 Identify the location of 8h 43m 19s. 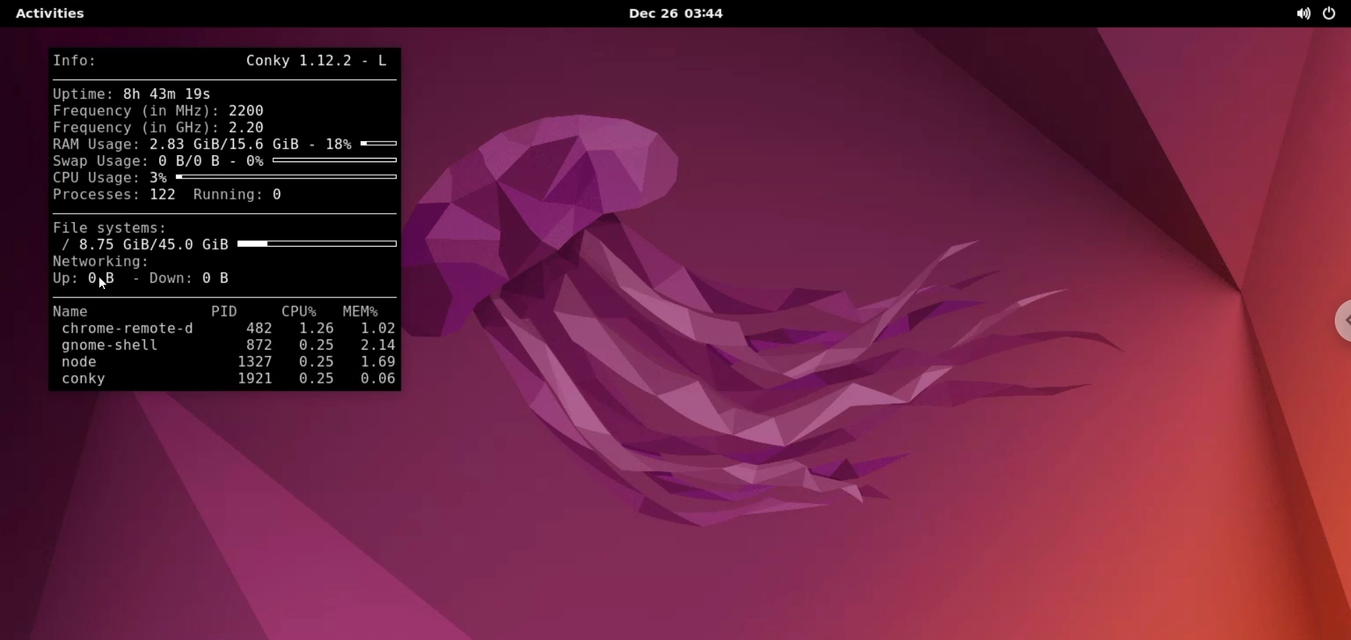
(165, 93).